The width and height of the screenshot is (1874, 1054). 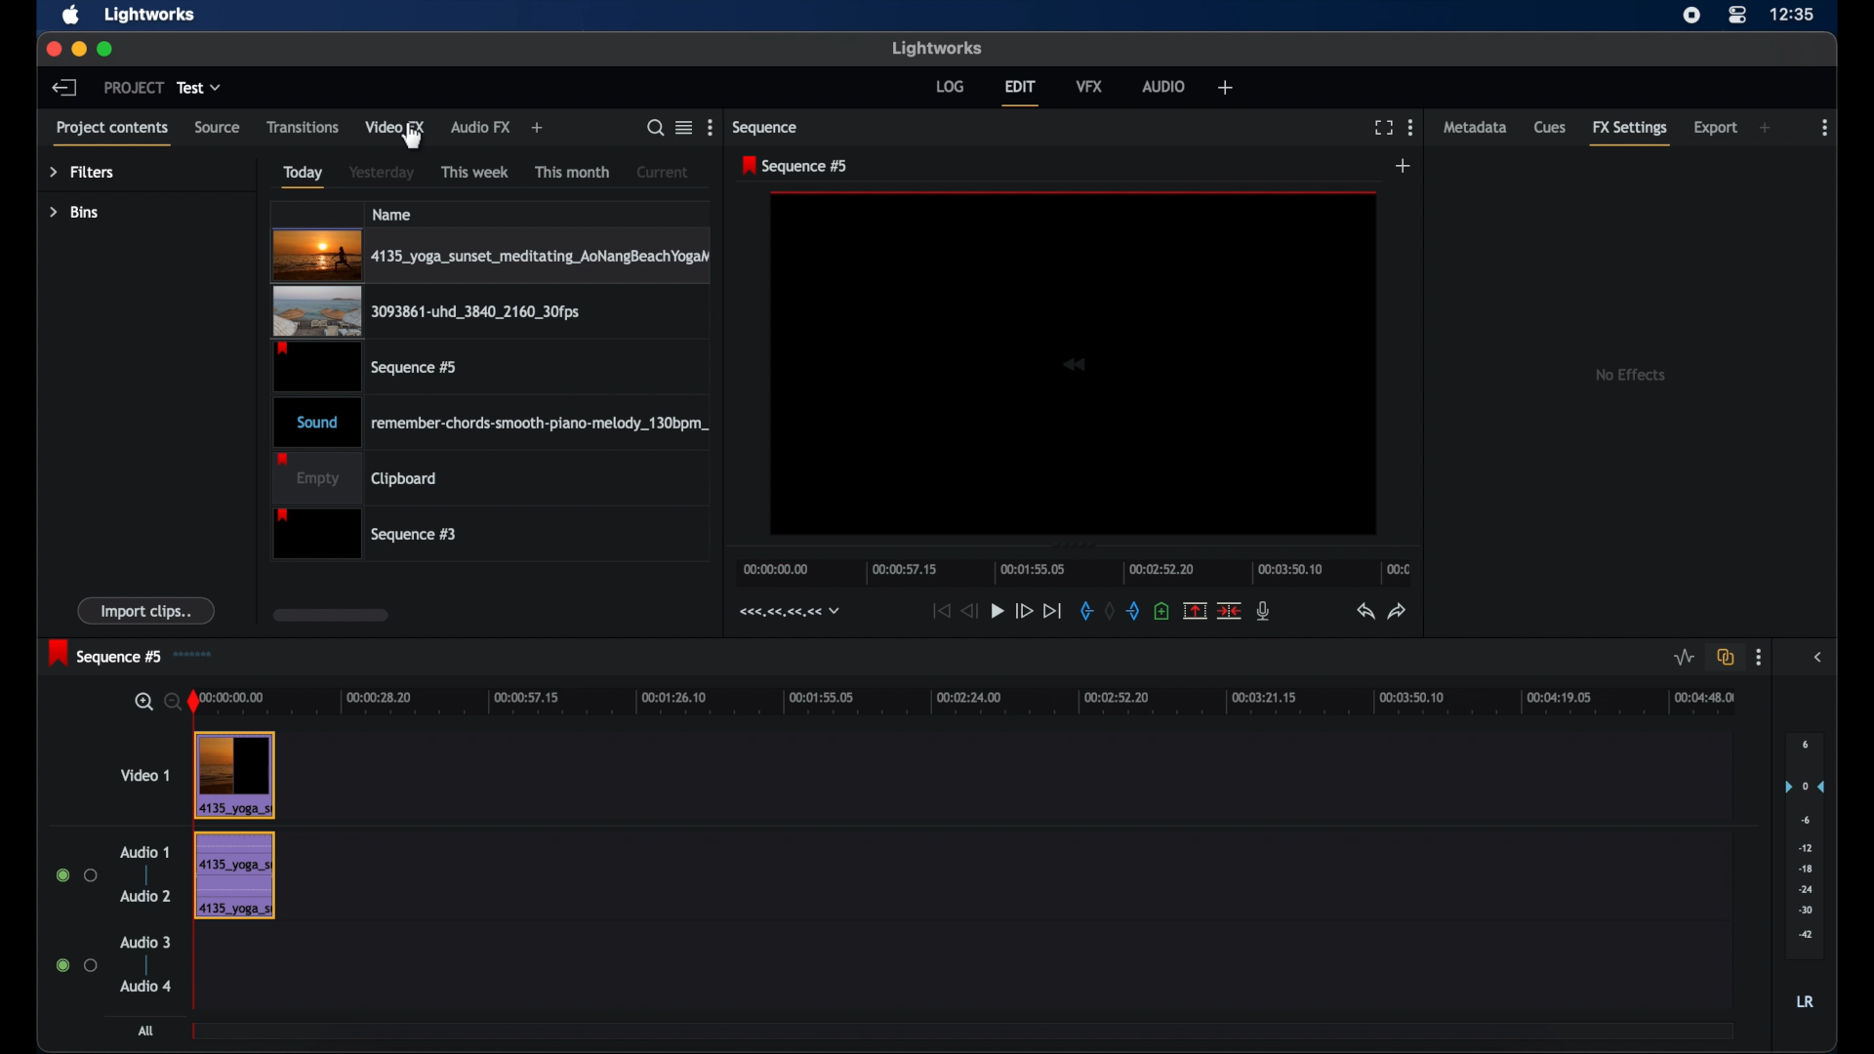 I want to click on more options, so click(x=710, y=126).